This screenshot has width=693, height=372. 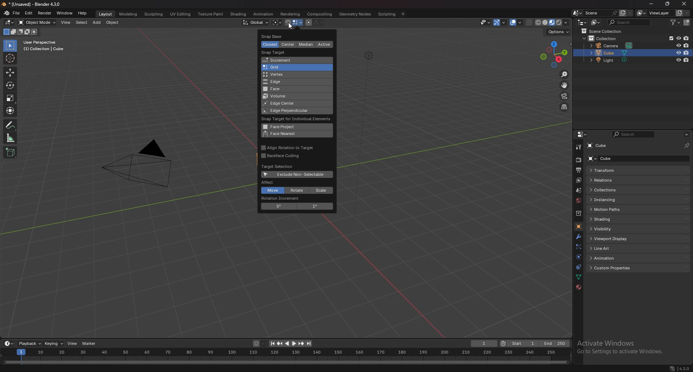 What do you see at coordinates (485, 343) in the screenshot?
I see `current frame` at bounding box center [485, 343].